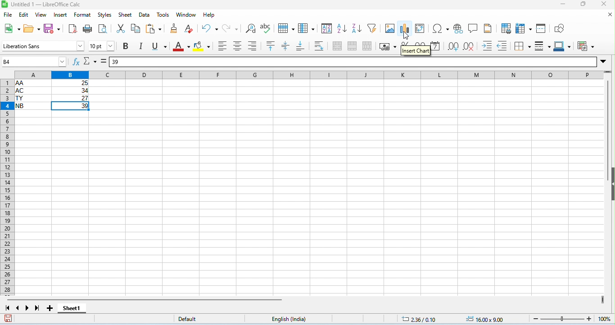 The width and height of the screenshot is (615, 325). What do you see at coordinates (77, 62) in the screenshot?
I see `function wizard` at bounding box center [77, 62].